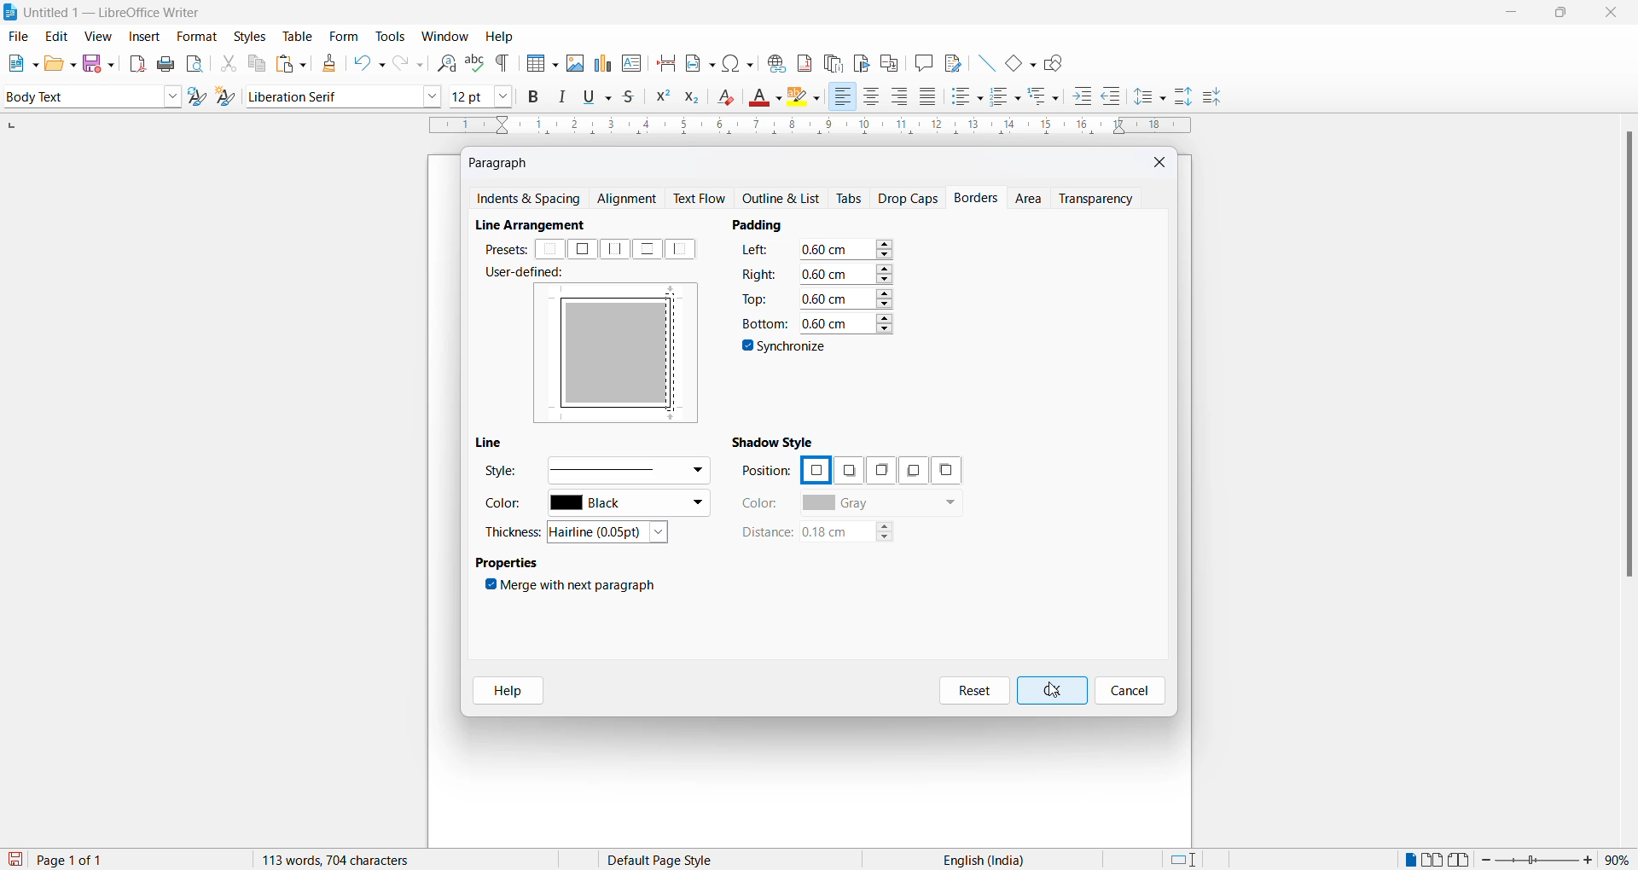  What do you see at coordinates (666, 860) in the screenshot?
I see `page style` at bounding box center [666, 860].